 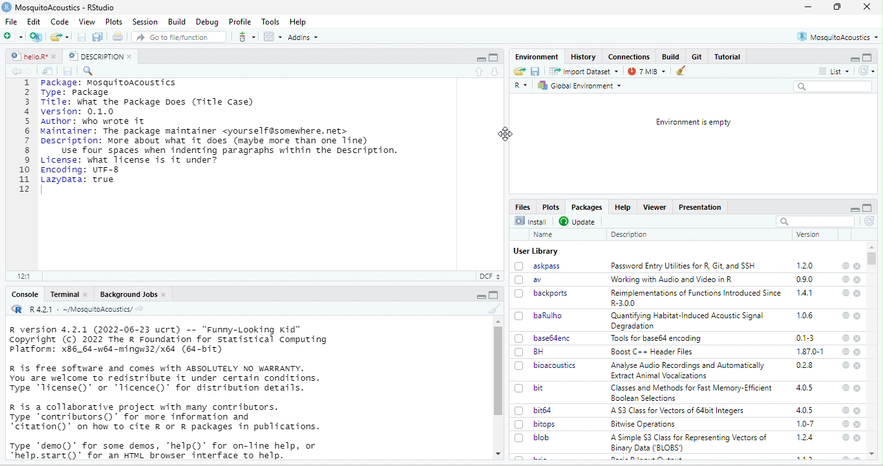 What do you see at coordinates (246, 36) in the screenshot?
I see `more options` at bounding box center [246, 36].